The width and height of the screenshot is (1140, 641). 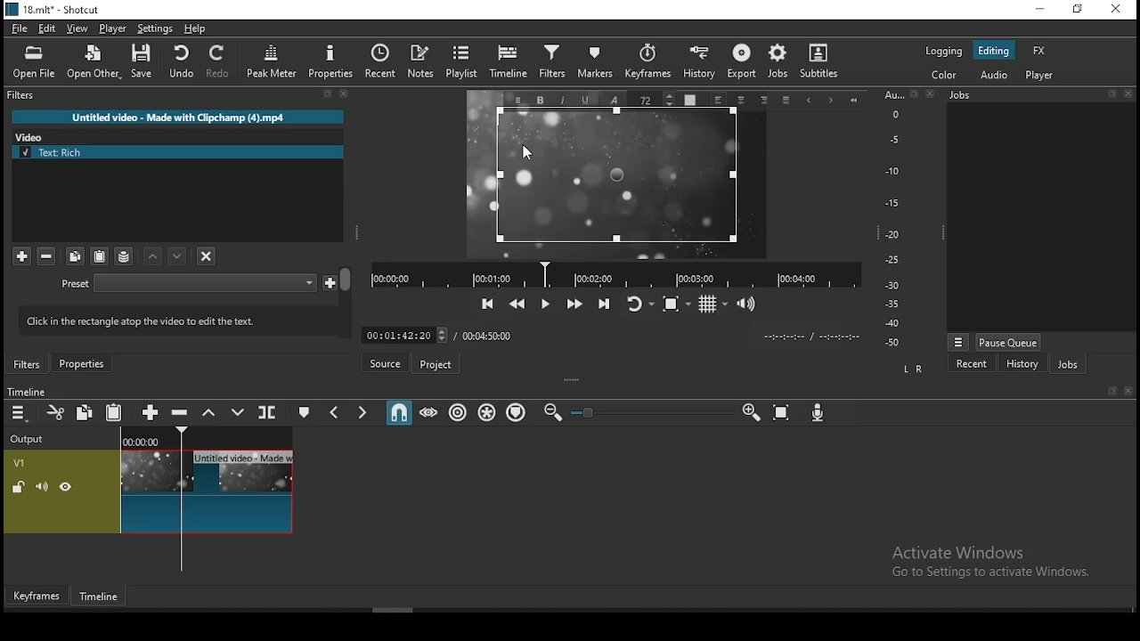 What do you see at coordinates (181, 61) in the screenshot?
I see `undo` at bounding box center [181, 61].